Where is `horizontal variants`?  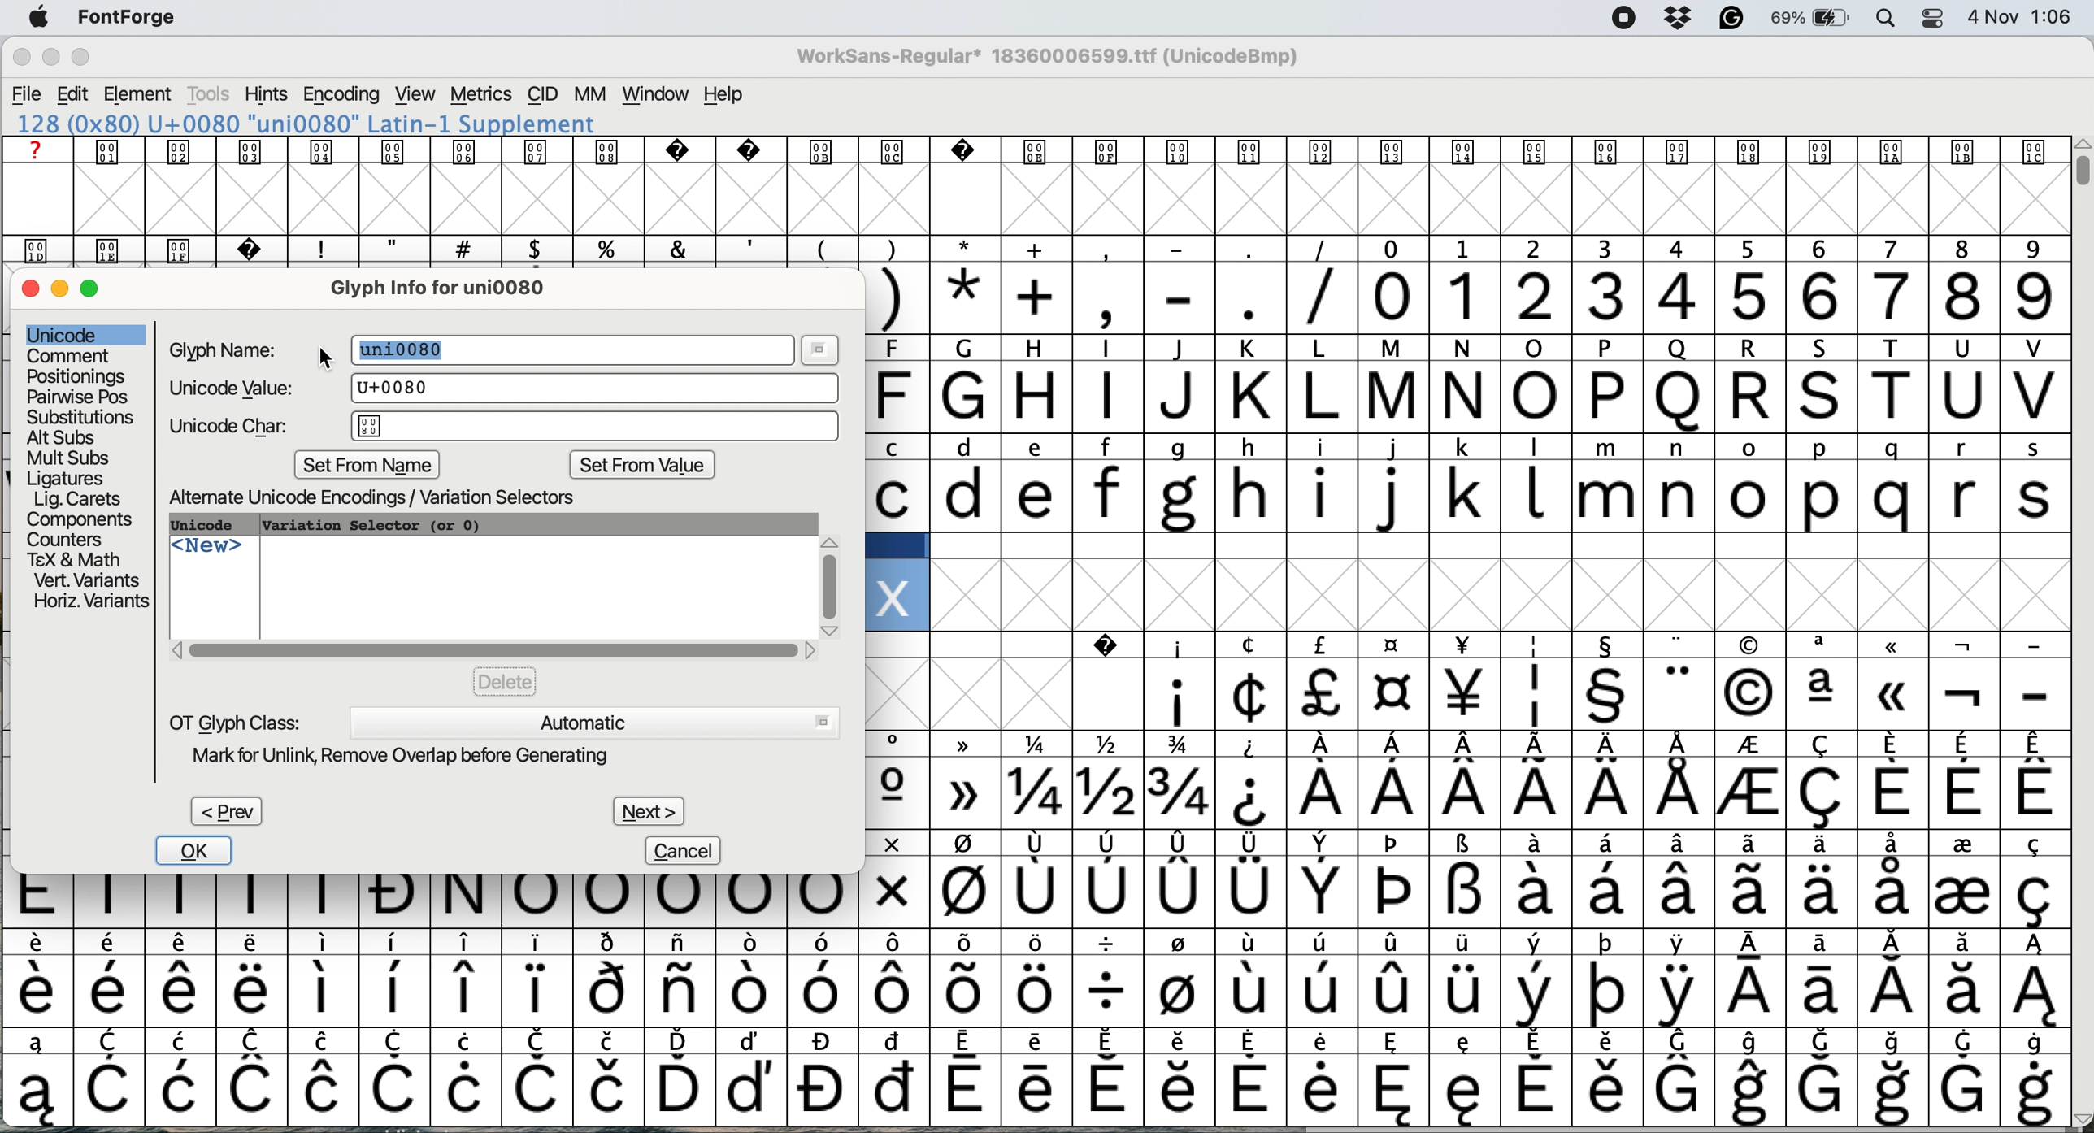 horizontal variants is located at coordinates (89, 602).